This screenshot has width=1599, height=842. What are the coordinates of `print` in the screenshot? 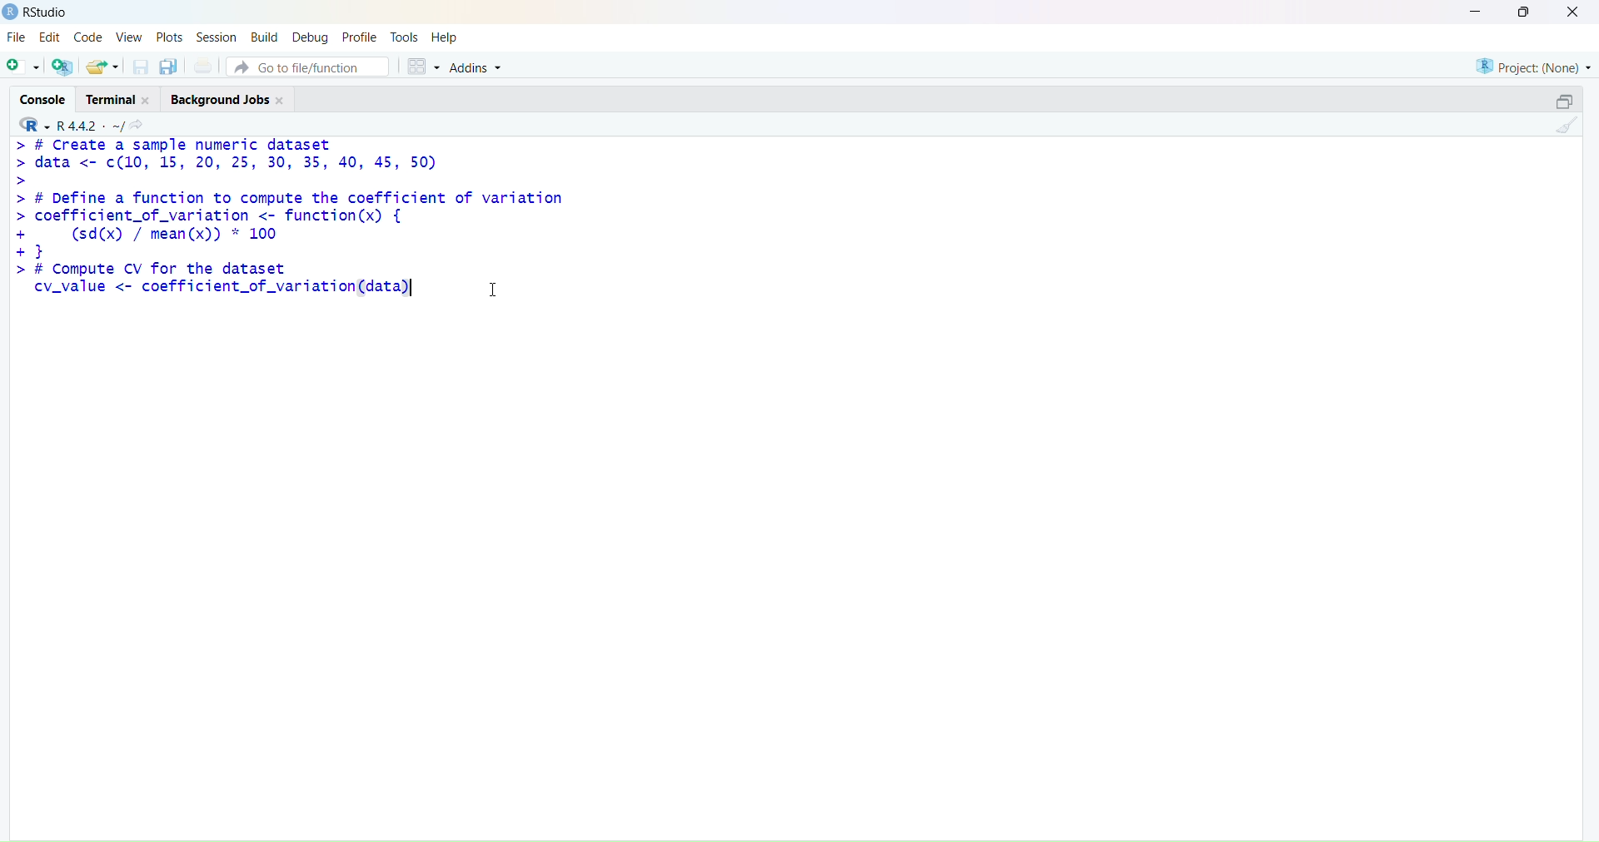 It's located at (204, 66).